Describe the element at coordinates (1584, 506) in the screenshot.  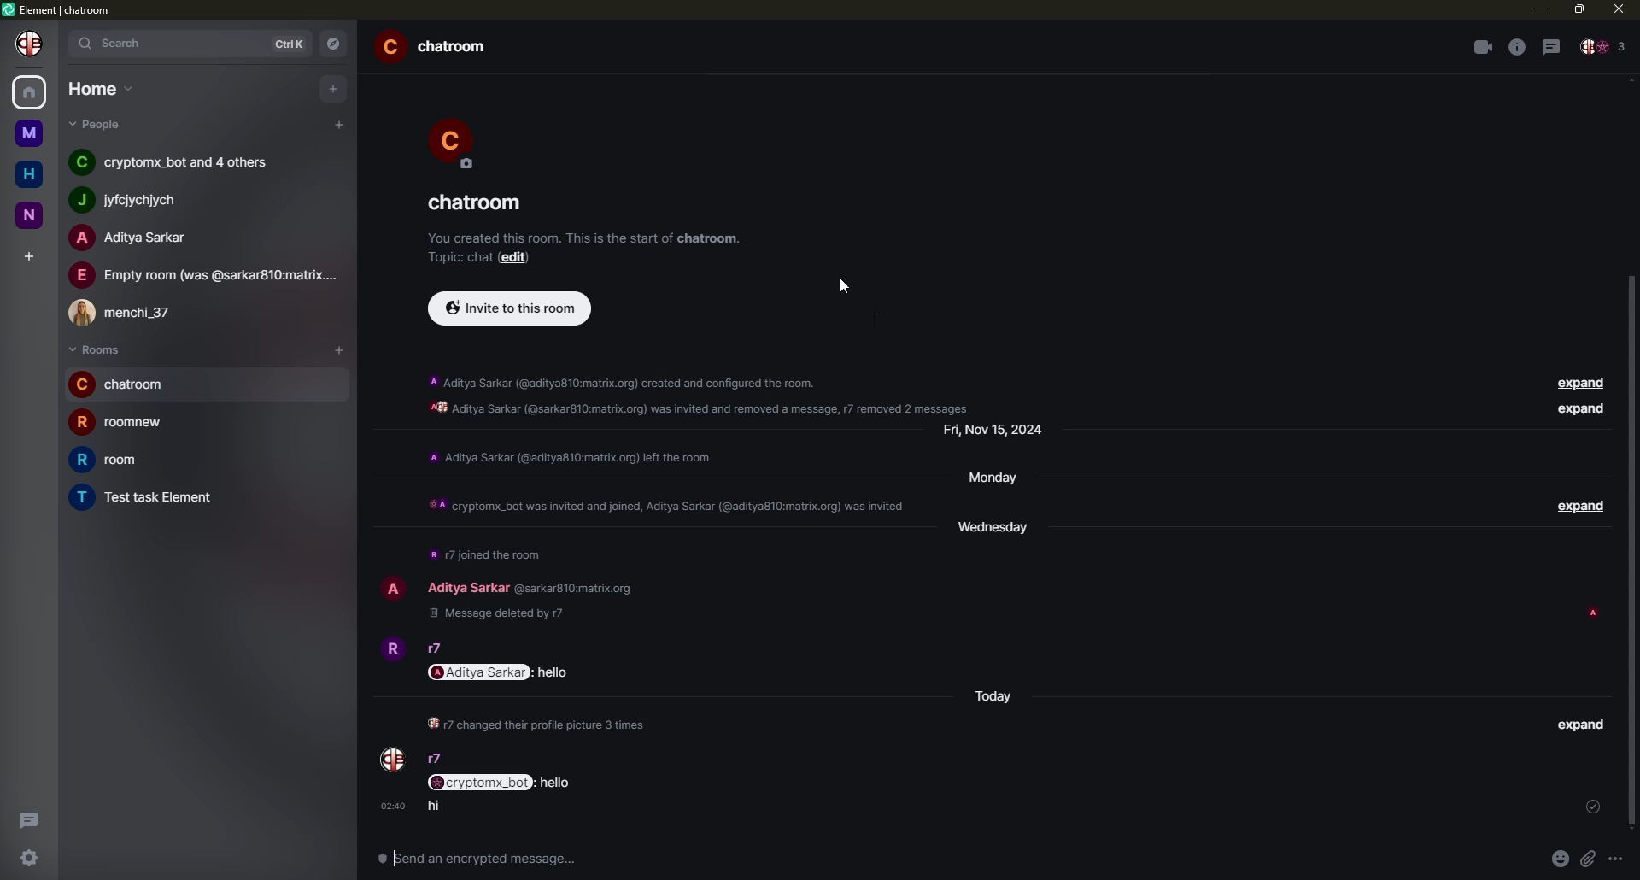
I see `expand` at that location.